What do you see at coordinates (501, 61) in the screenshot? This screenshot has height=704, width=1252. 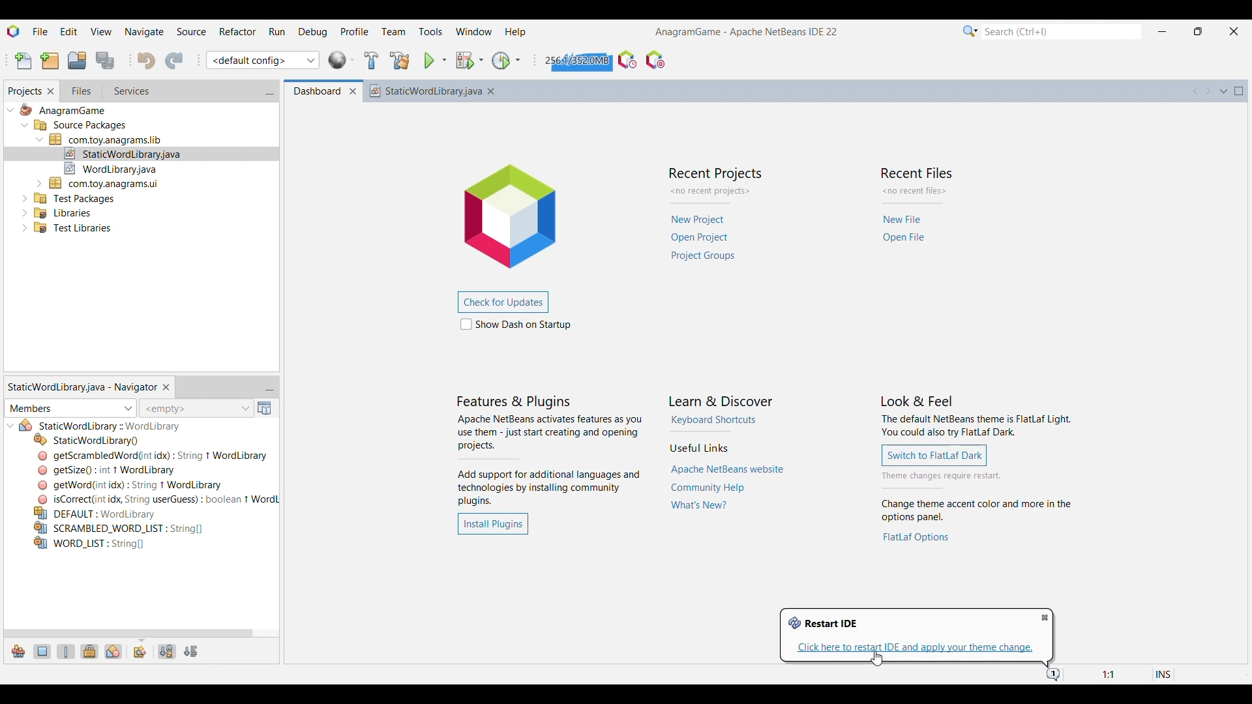 I see `Click to go to current Profile project selection` at bounding box center [501, 61].